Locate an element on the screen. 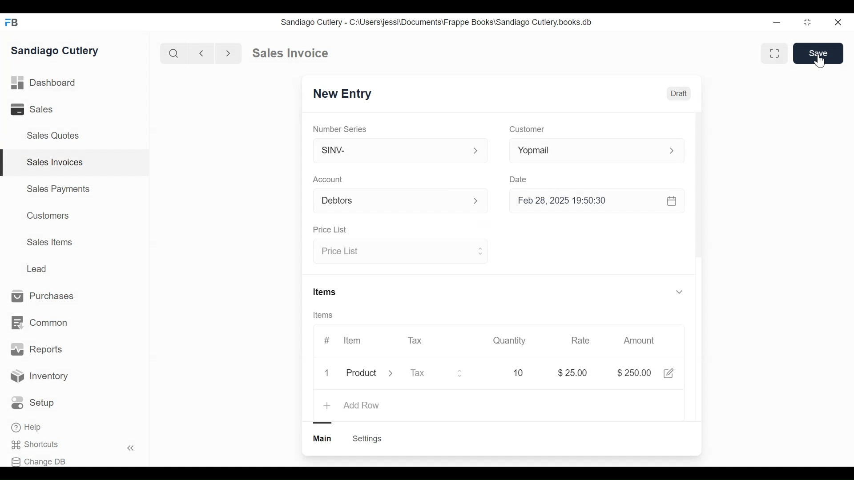 The width and height of the screenshot is (854, 480). SINV- is located at coordinates (399, 152).